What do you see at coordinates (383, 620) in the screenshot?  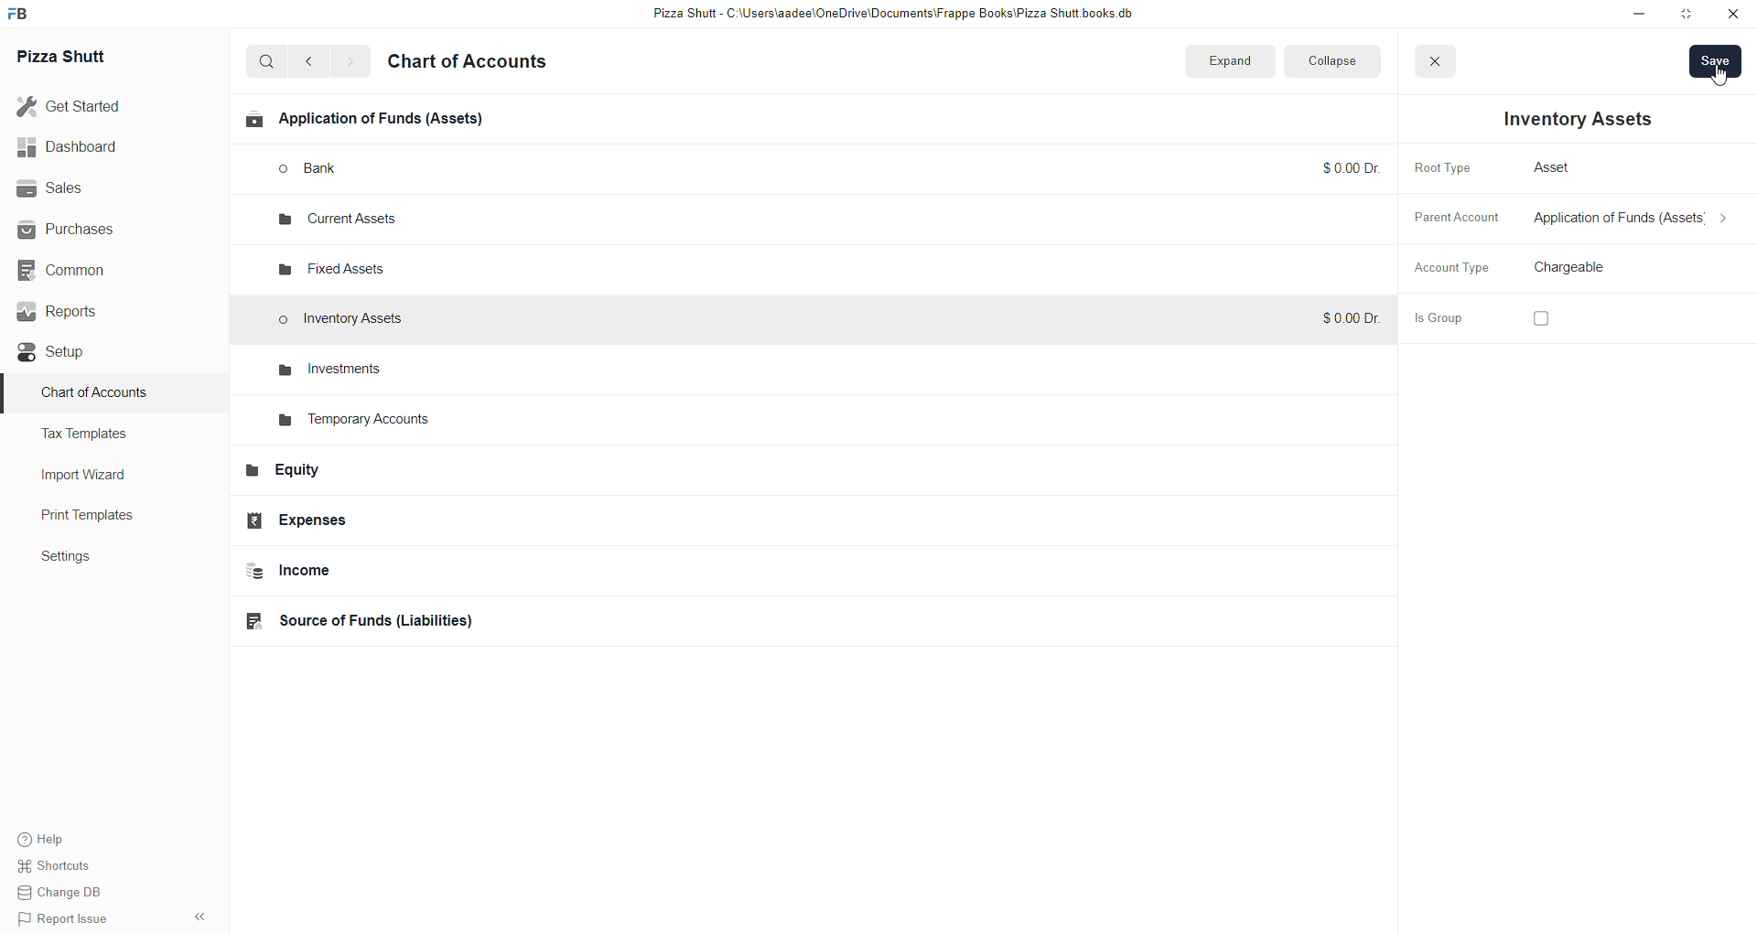 I see `Source of funds(Liabilities)` at bounding box center [383, 620].